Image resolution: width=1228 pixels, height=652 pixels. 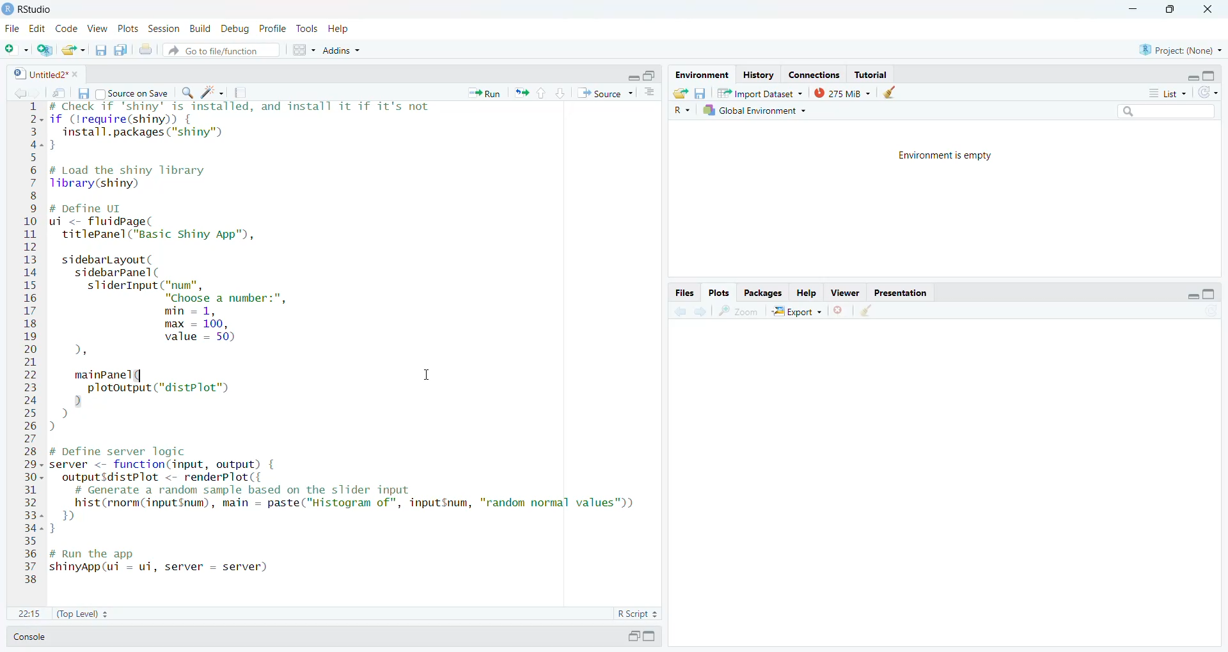 I want to click on clear, so click(x=888, y=91).